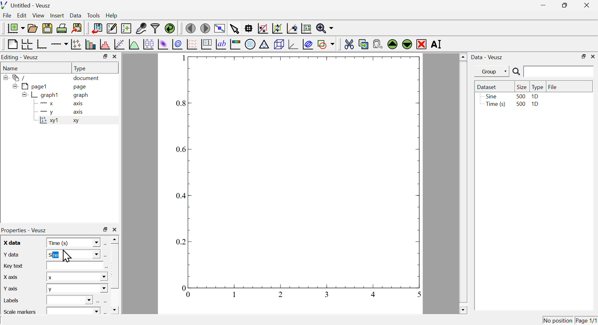  I want to click on name, so click(12, 68).